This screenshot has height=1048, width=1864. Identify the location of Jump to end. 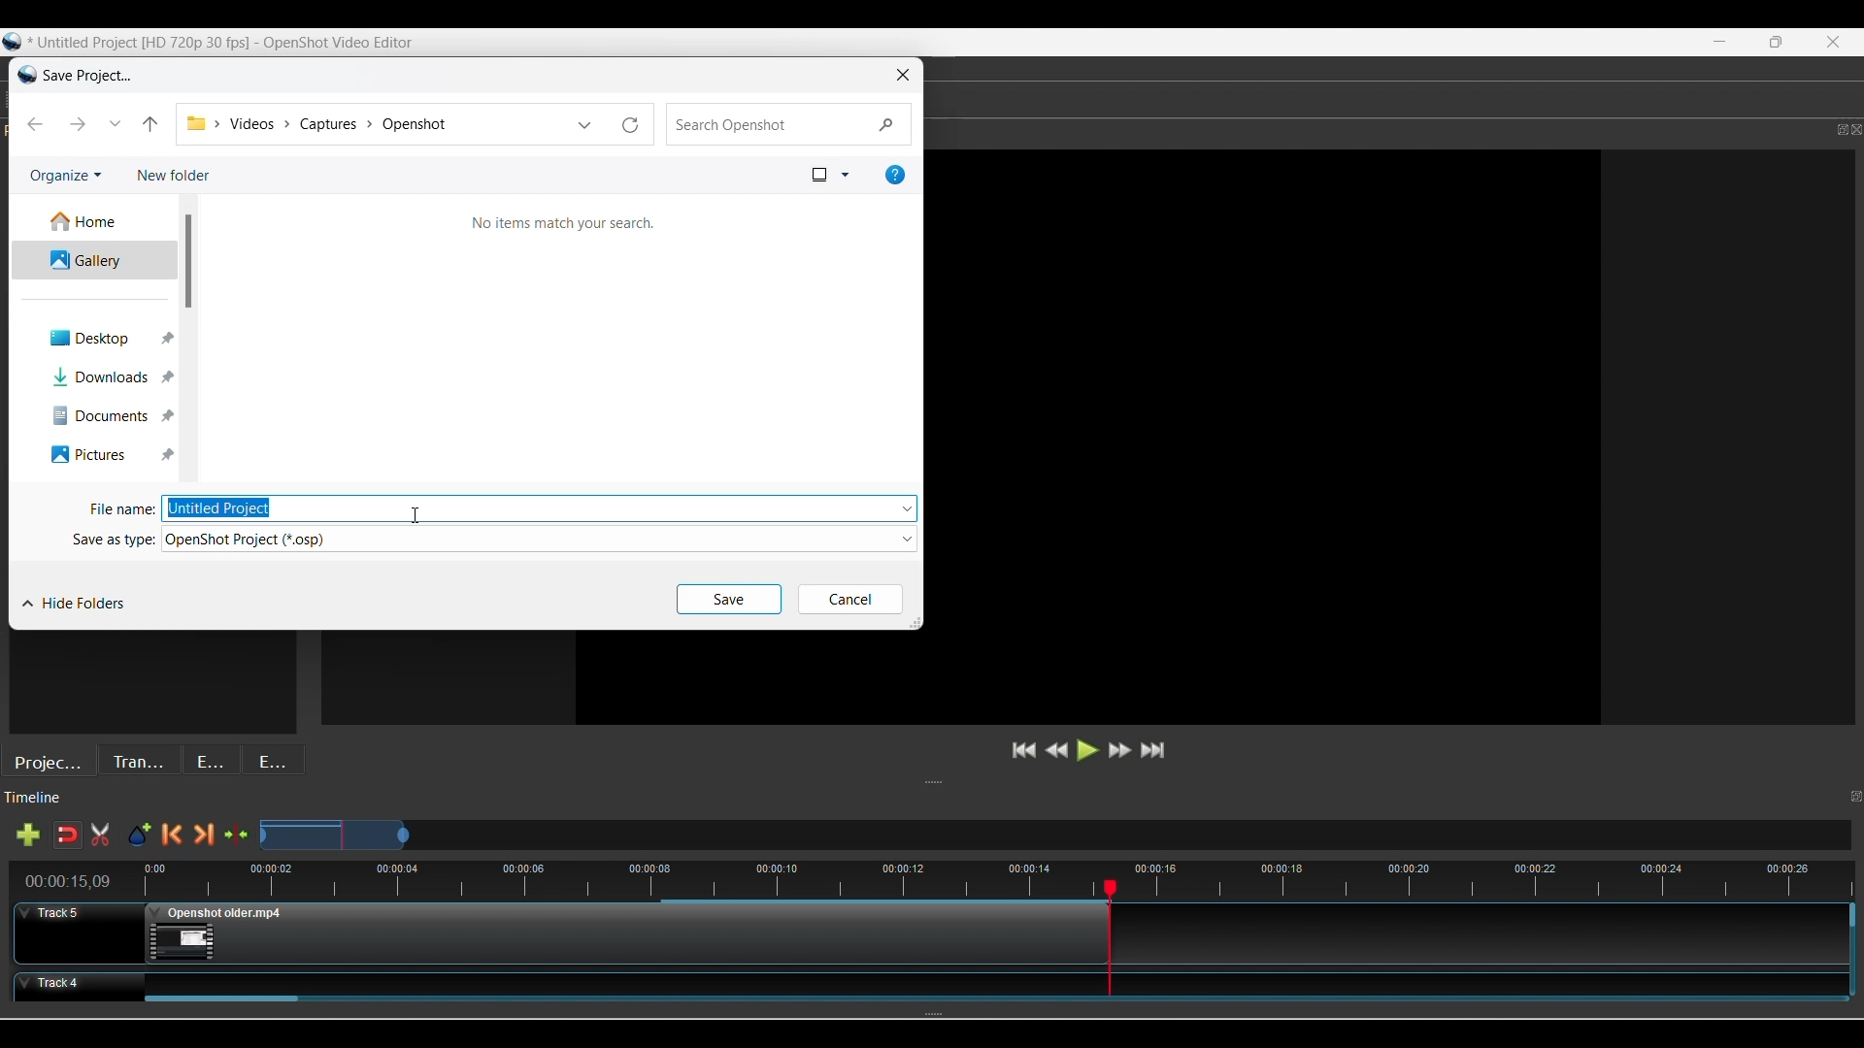
(1152, 750).